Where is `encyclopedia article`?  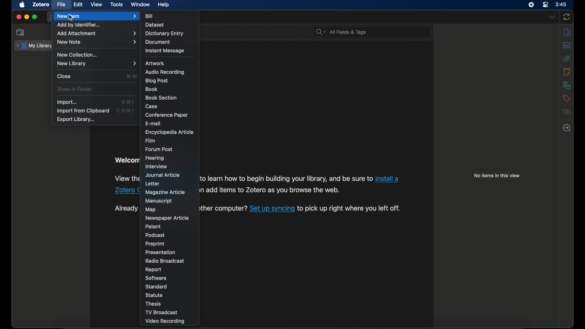 encyclopedia article is located at coordinates (169, 132).